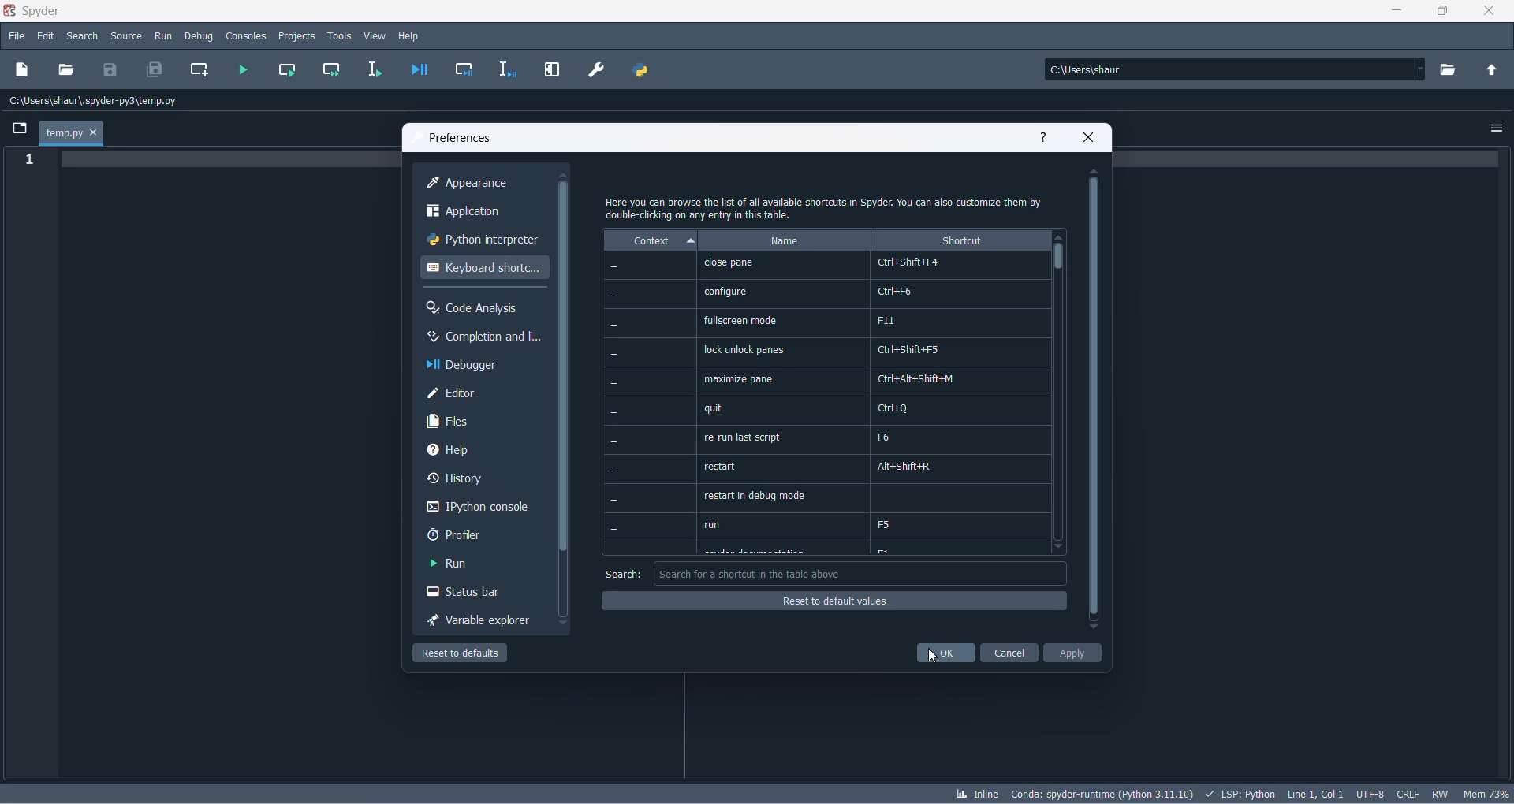  I want to click on search, so click(82, 35).